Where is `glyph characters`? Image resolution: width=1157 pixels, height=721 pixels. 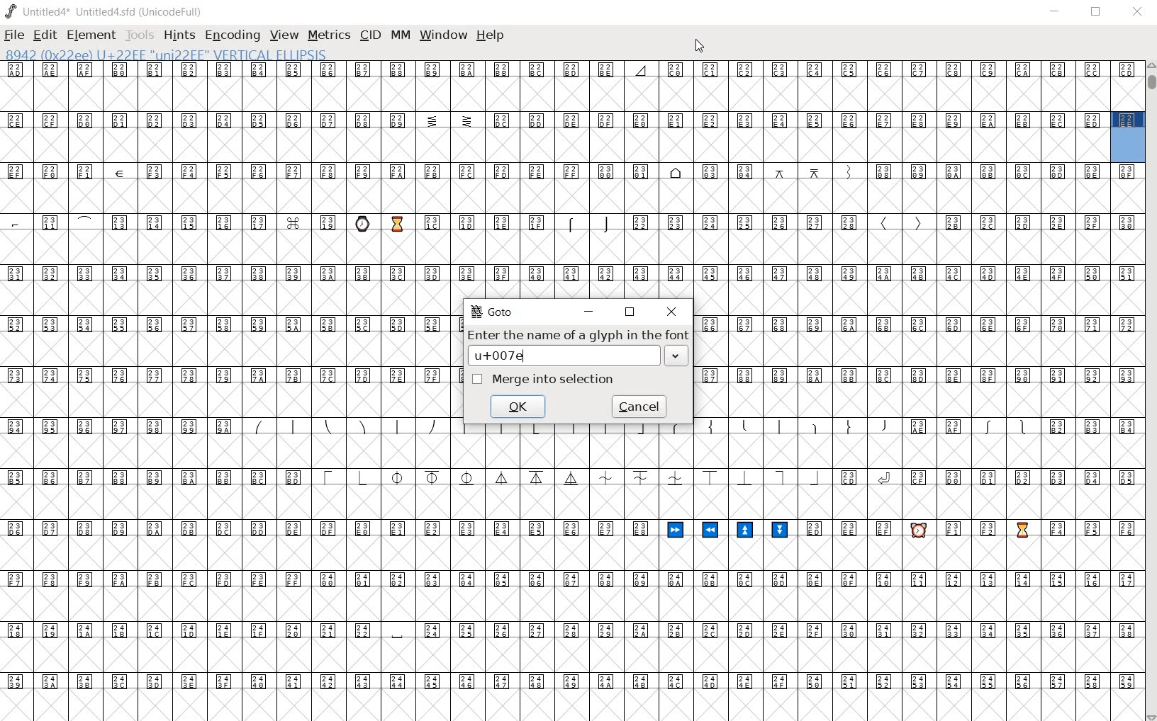 glyph characters is located at coordinates (918, 365).